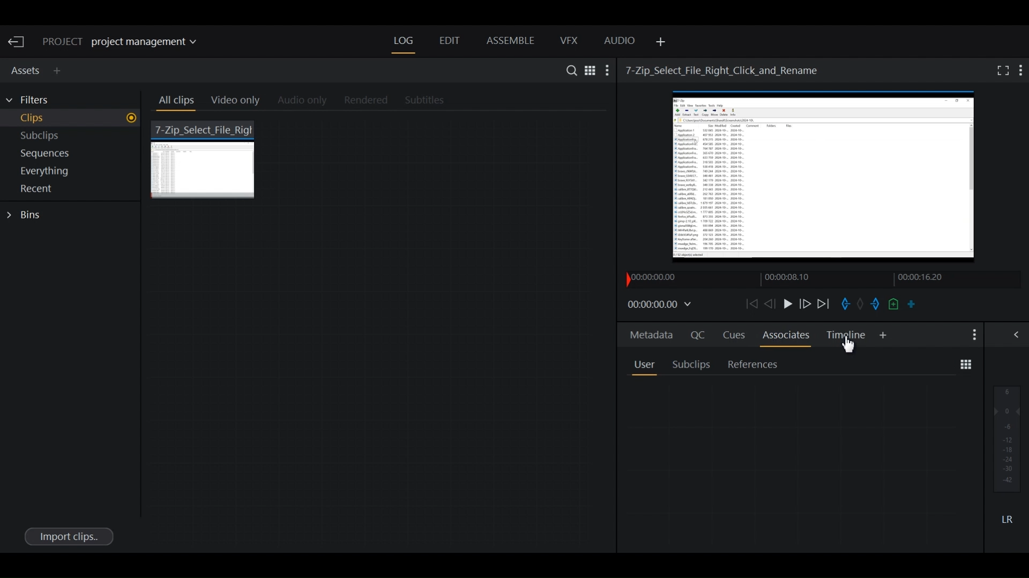 This screenshot has width=1029, height=578. What do you see at coordinates (750, 303) in the screenshot?
I see `Move backward` at bounding box center [750, 303].